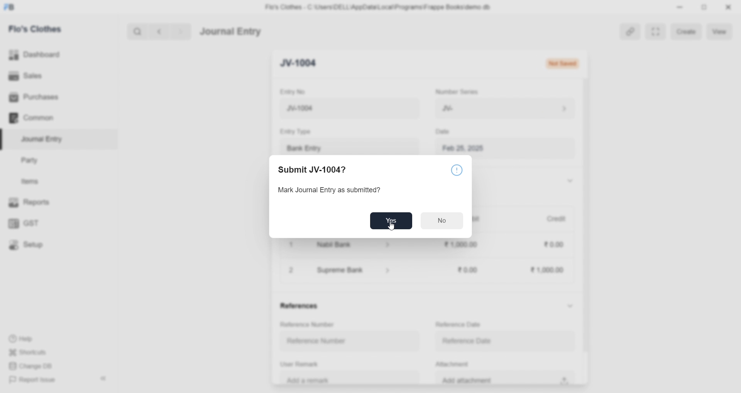  I want to click on NO, so click(442, 220).